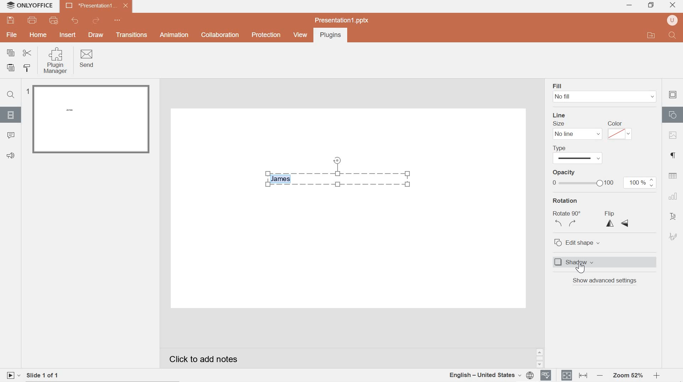 The height and width of the screenshot is (382, 683). I want to click on quick access toolbar, so click(118, 20).